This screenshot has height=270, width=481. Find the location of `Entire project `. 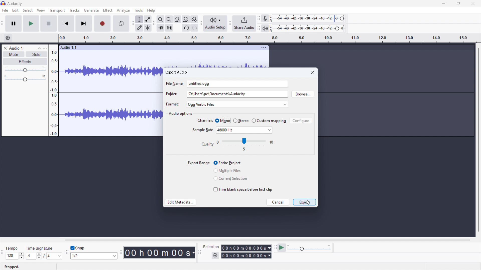

Entire project  is located at coordinates (227, 163).